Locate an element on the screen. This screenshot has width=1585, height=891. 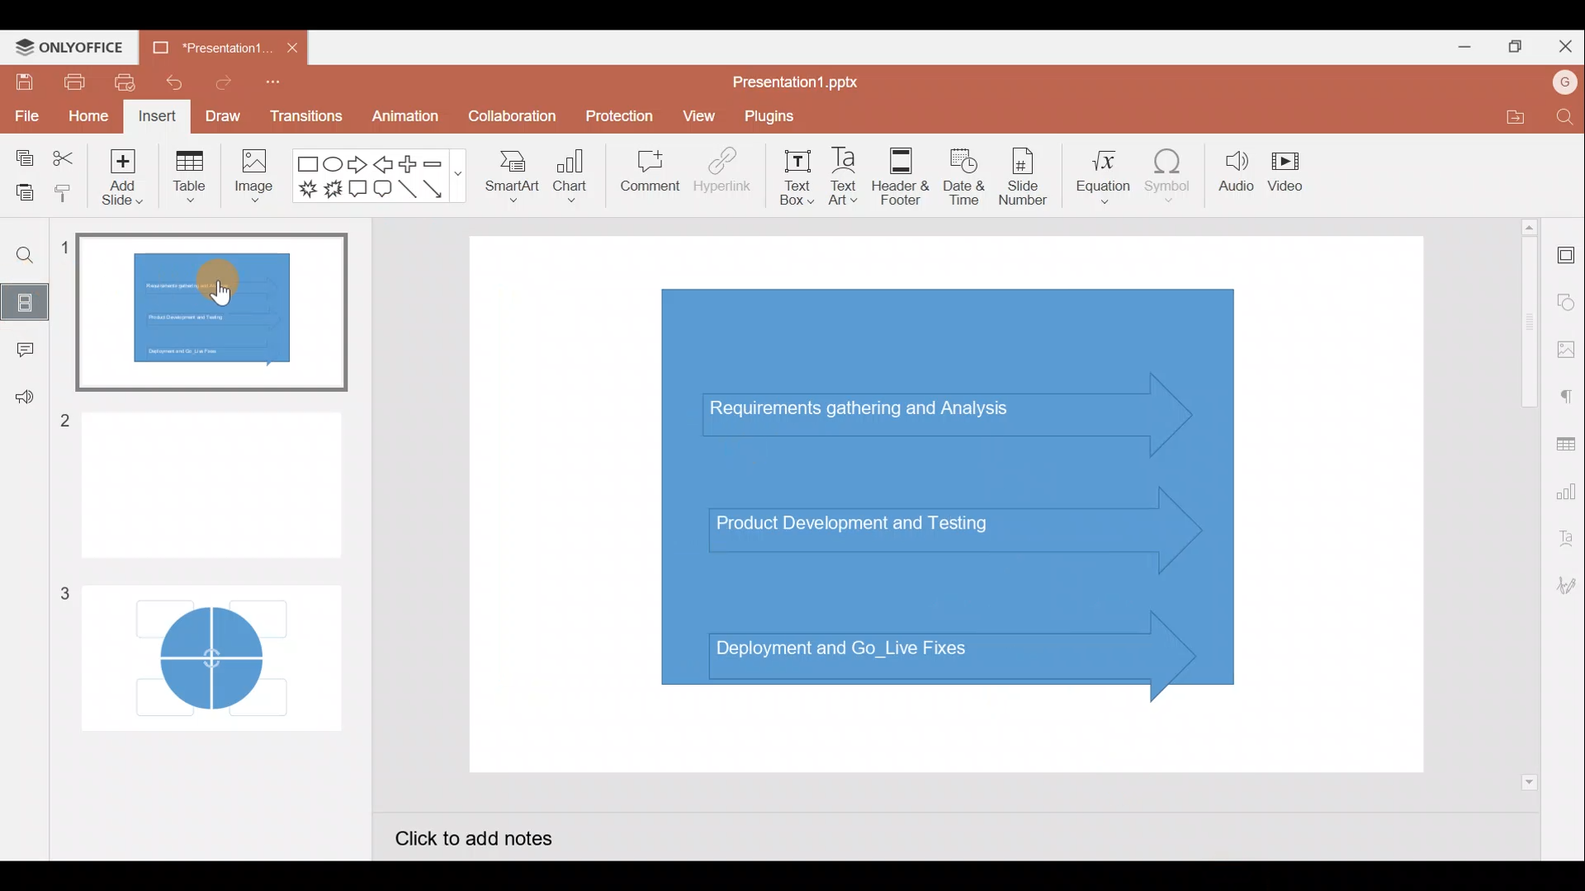
Find is located at coordinates (28, 257).